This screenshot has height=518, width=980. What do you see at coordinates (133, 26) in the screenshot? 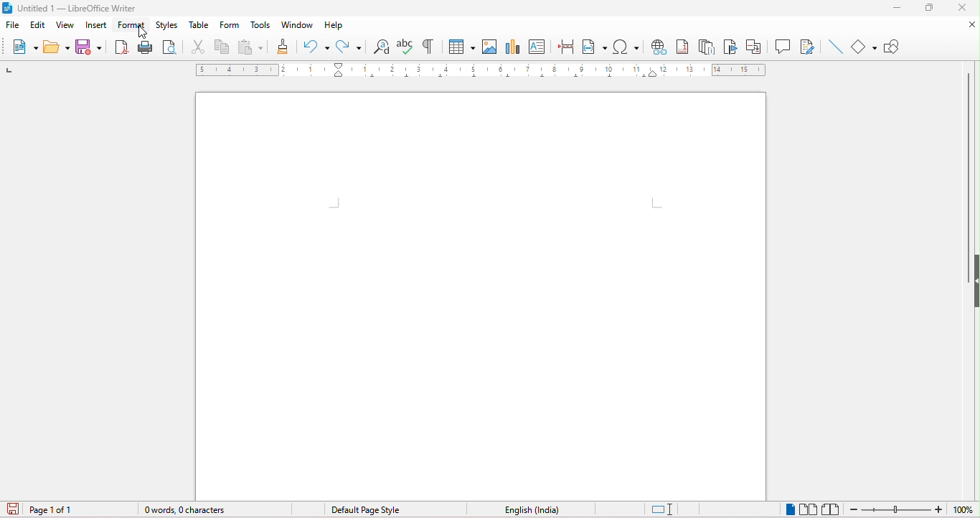
I see `format` at bounding box center [133, 26].